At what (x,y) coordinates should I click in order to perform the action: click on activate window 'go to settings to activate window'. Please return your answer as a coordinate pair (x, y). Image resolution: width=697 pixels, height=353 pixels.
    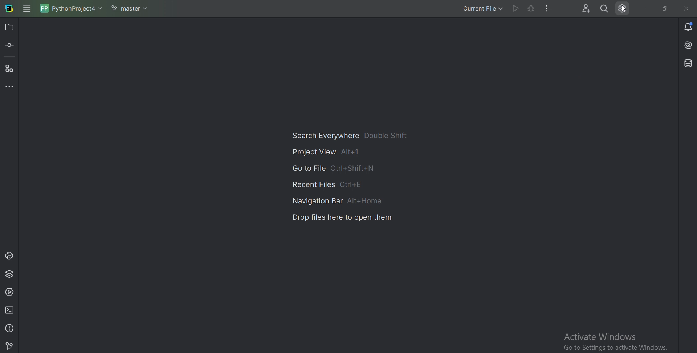
    Looking at the image, I should click on (615, 342).